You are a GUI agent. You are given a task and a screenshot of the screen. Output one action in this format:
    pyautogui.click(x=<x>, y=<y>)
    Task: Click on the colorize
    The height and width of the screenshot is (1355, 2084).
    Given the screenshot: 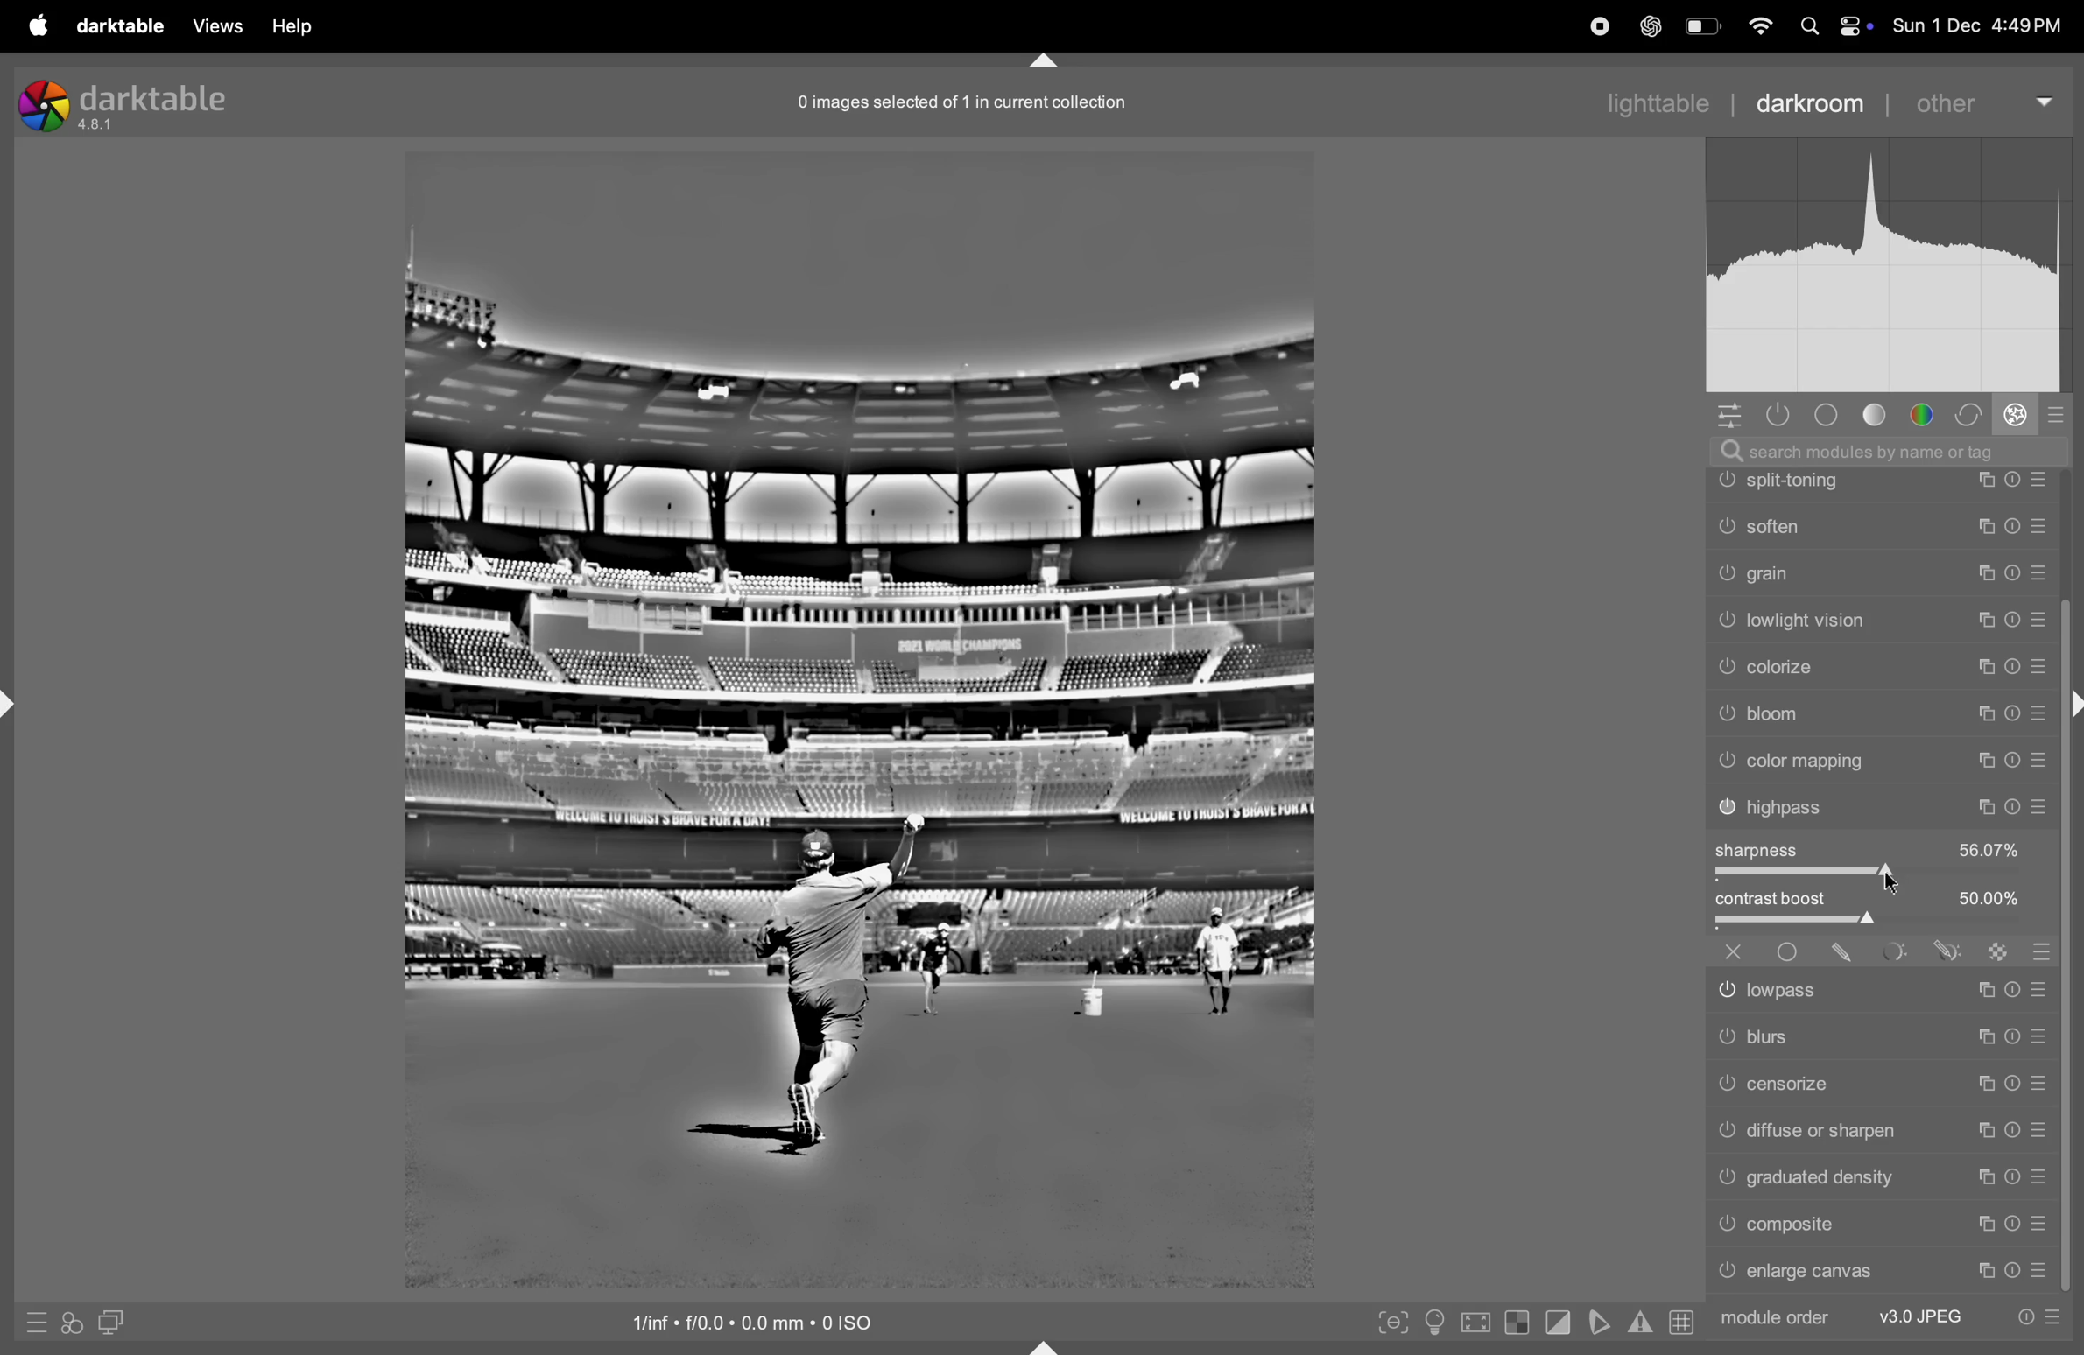 What is the action you would take?
    pyautogui.click(x=1885, y=804)
    